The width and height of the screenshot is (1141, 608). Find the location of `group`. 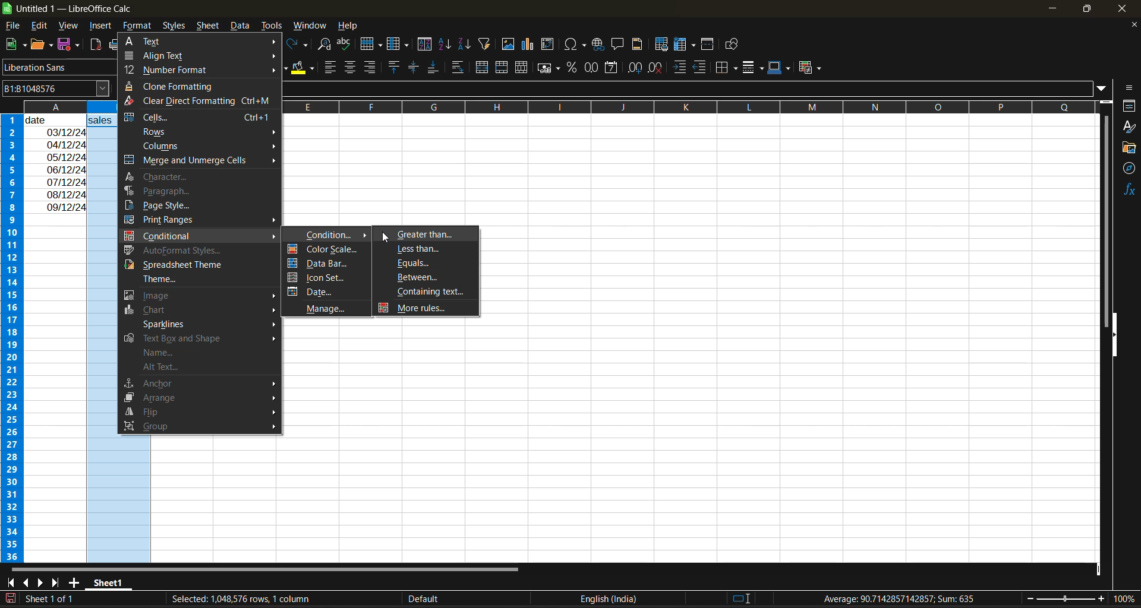

group is located at coordinates (200, 425).